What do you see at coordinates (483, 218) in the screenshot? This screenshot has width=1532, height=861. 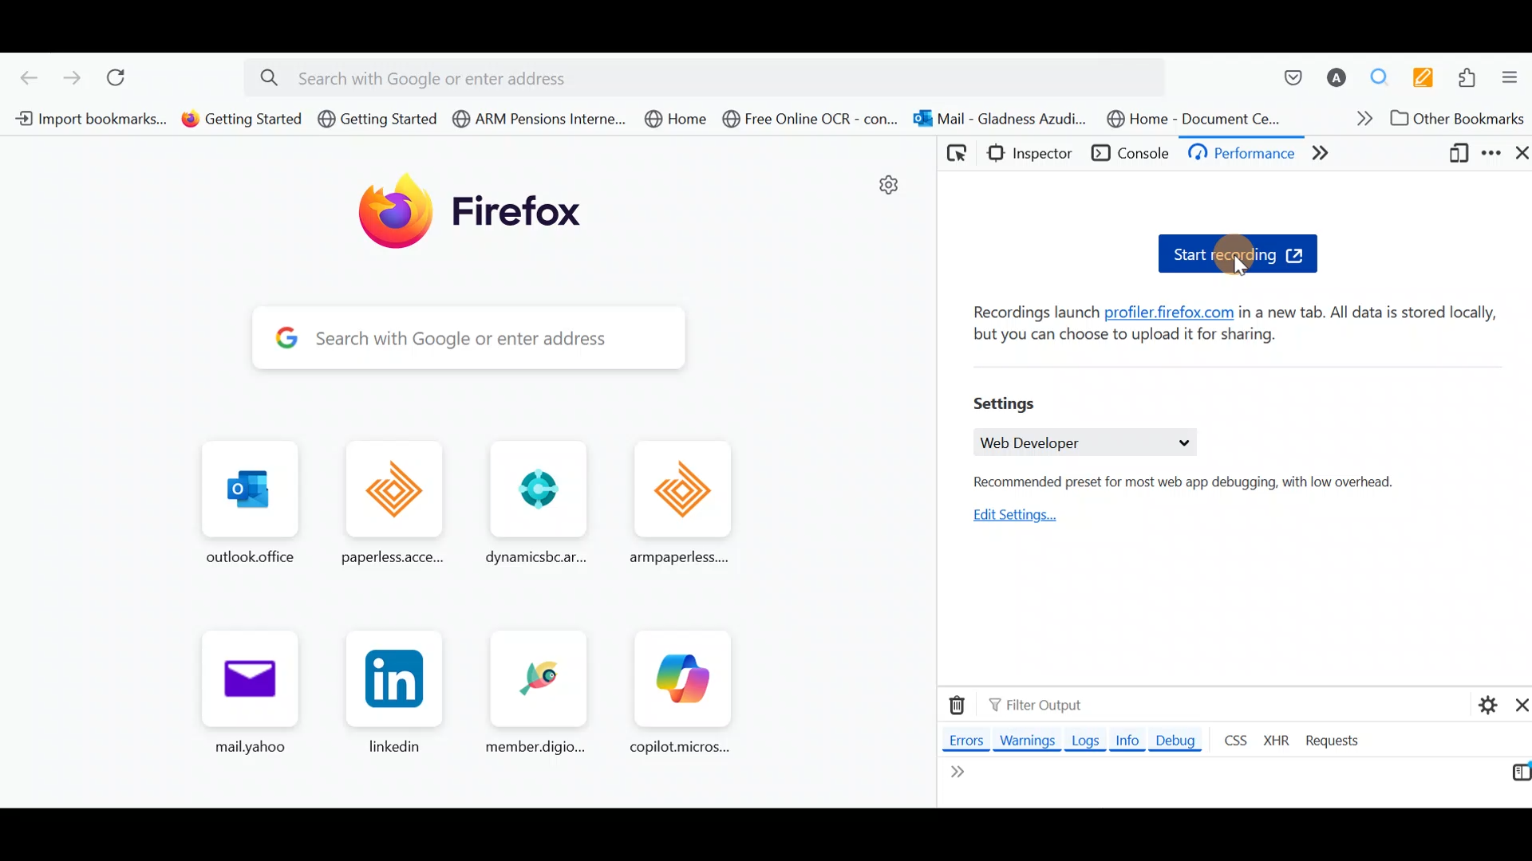 I see `Firefox logo` at bounding box center [483, 218].